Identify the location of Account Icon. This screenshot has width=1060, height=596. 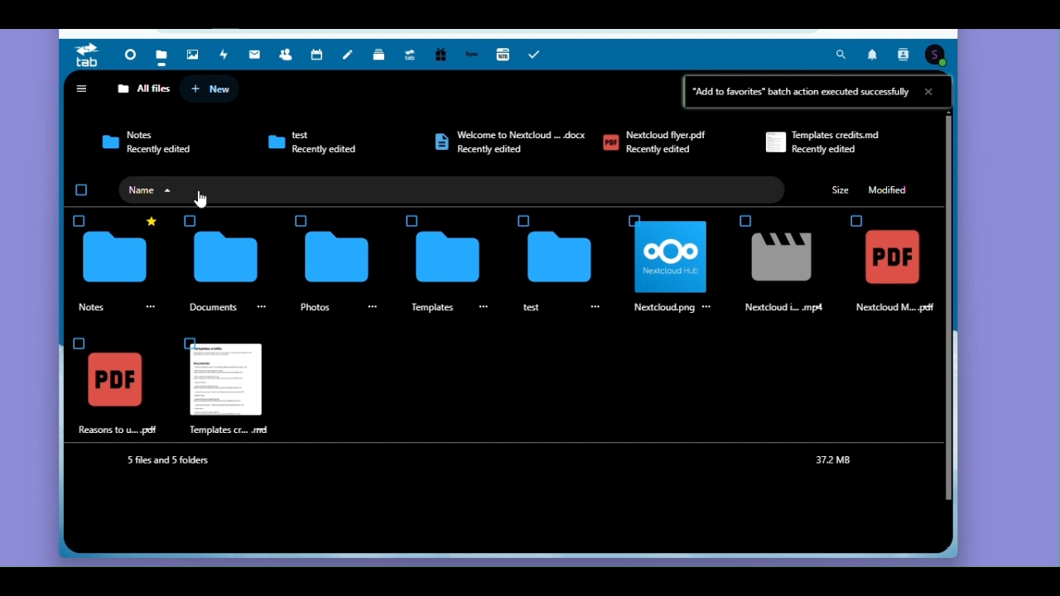
(937, 55).